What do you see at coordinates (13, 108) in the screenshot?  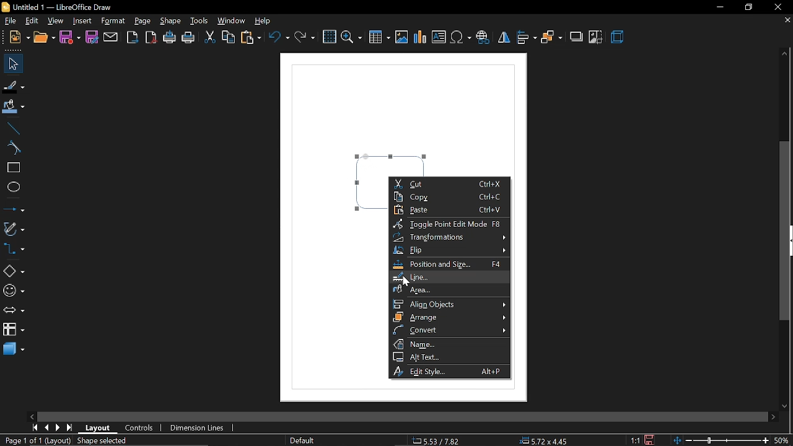 I see `fill color` at bounding box center [13, 108].